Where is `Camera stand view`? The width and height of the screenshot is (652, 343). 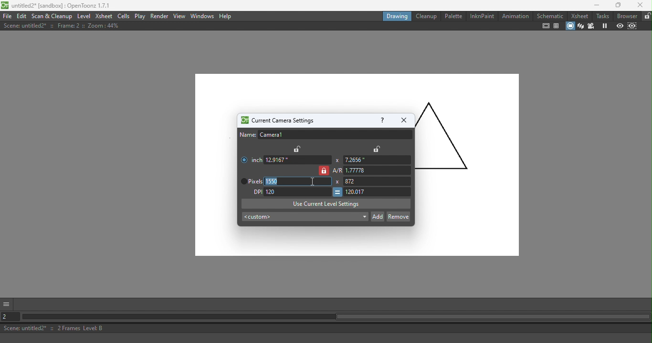
Camera stand view is located at coordinates (569, 26).